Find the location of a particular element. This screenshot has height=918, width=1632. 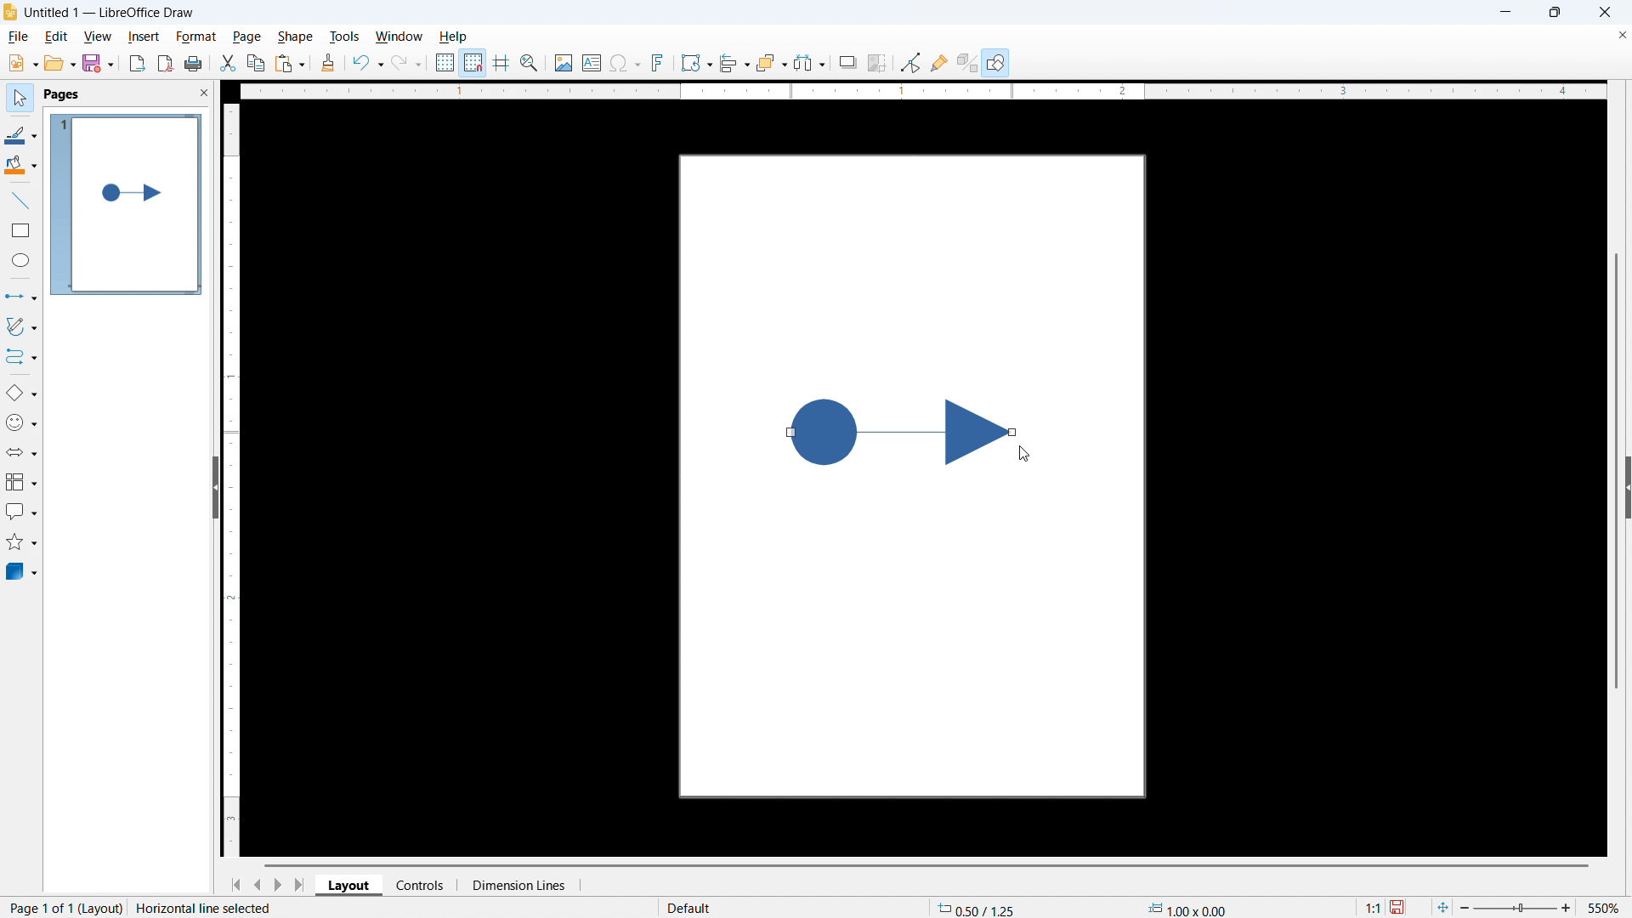

Previous page  is located at coordinates (257, 885).